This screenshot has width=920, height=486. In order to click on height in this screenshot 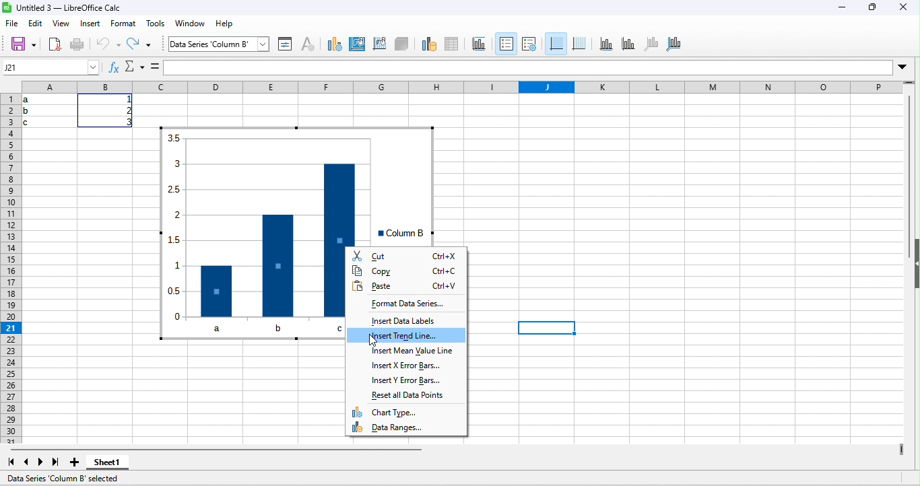, I will do `click(914, 264)`.